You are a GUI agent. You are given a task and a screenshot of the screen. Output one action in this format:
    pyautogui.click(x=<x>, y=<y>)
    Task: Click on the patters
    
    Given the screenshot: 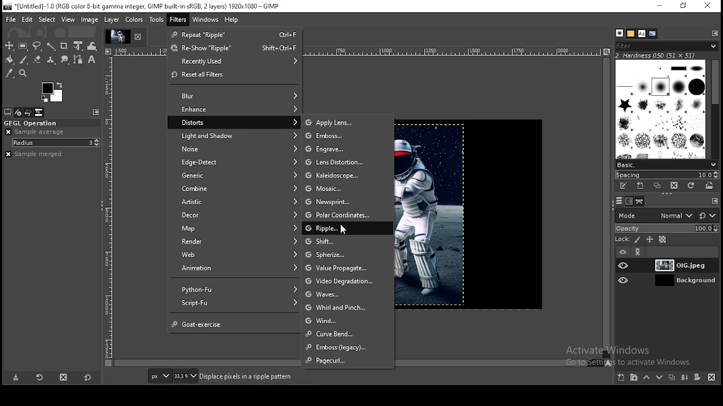 What is the action you would take?
    pyautogui.click(x=631, y=34)
    